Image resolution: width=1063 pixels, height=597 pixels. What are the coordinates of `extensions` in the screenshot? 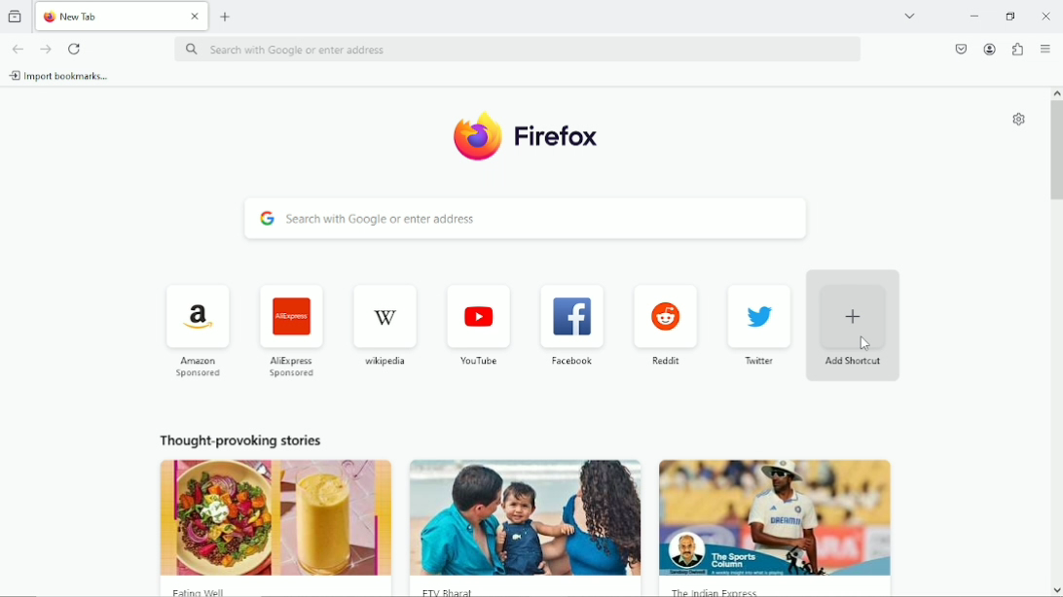 It's located at (1016, 50).